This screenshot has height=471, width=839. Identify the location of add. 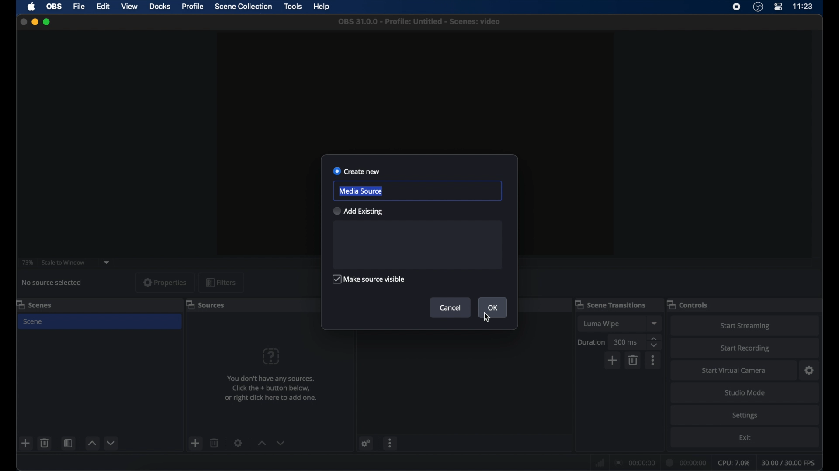
(613, 361).